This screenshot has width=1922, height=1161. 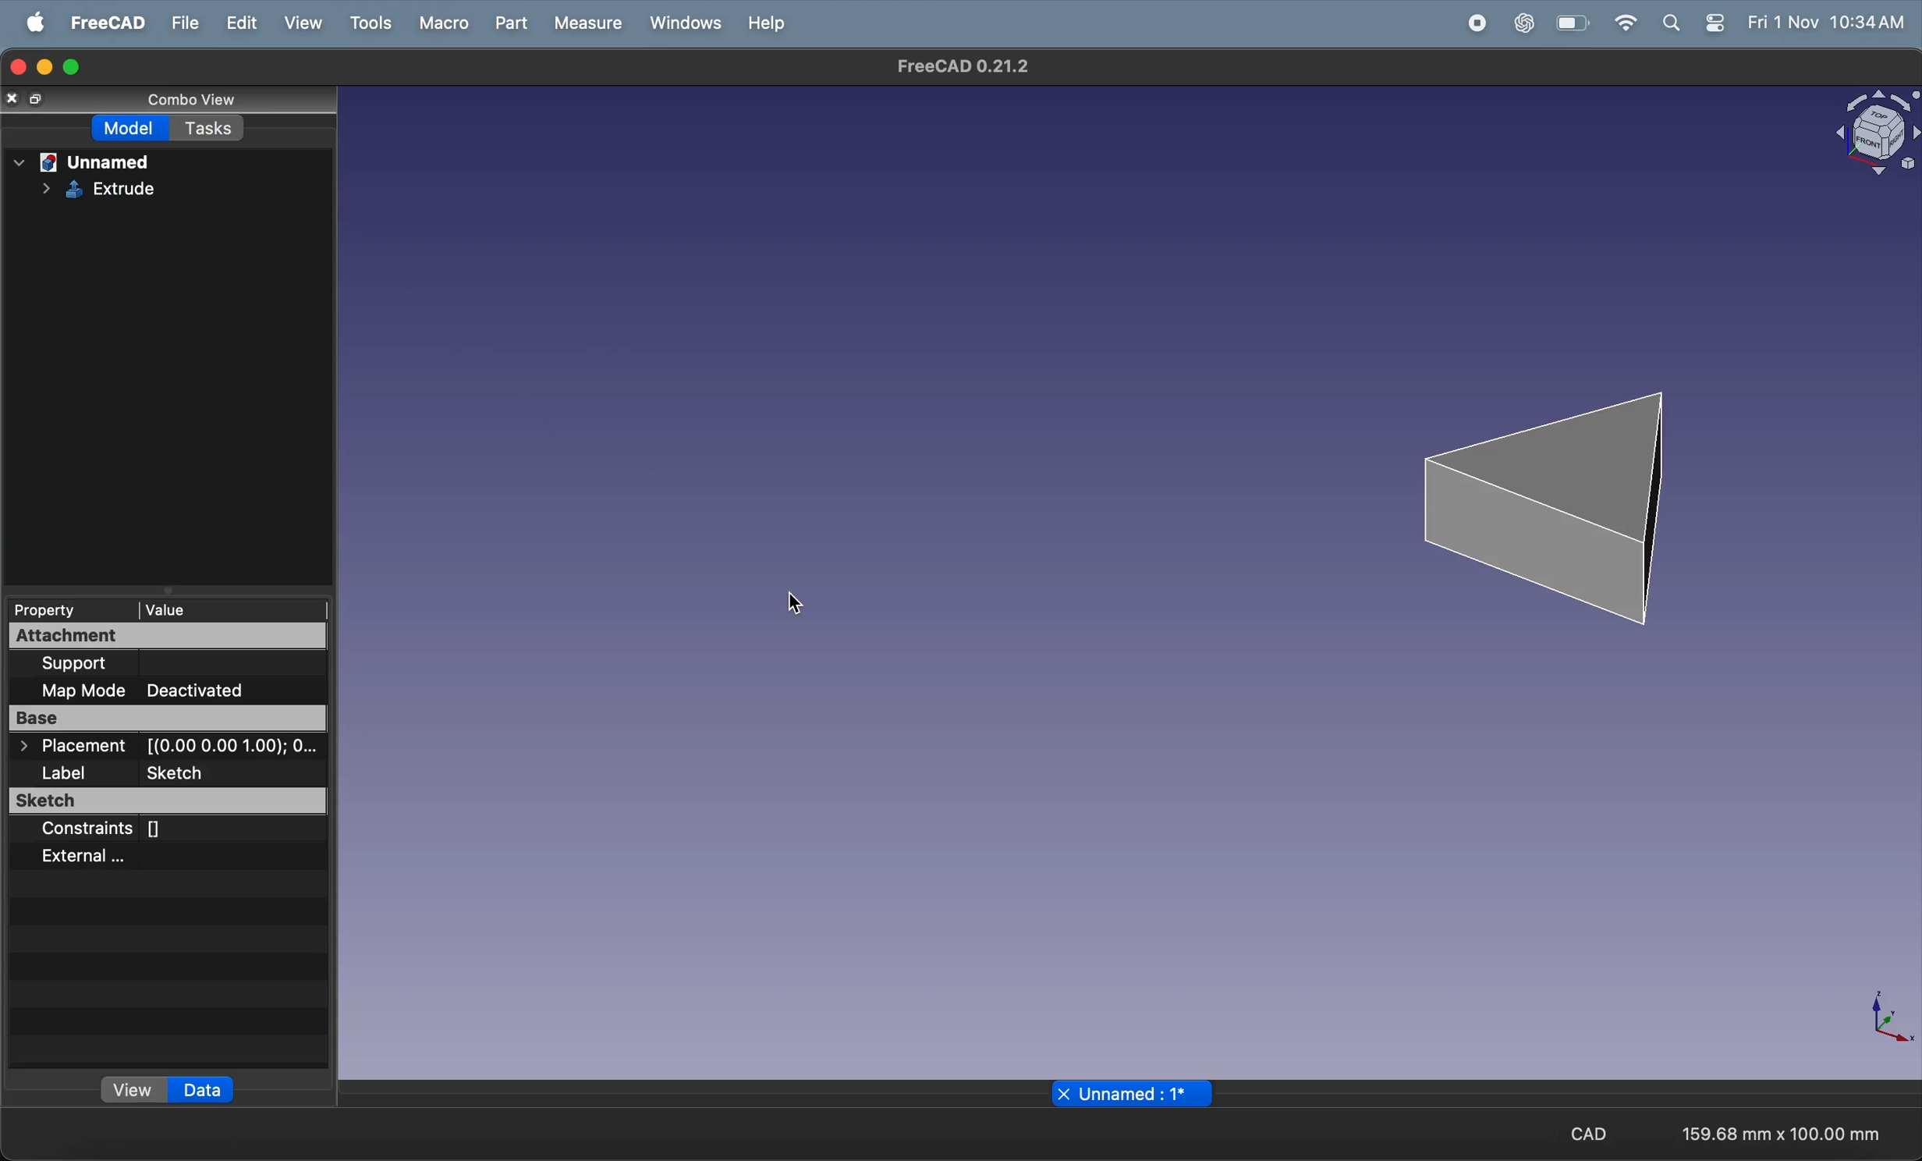 What do you see at coordinates (177, 97) in the screenshot?
I see `combo view` at bounding box center [177, 97].